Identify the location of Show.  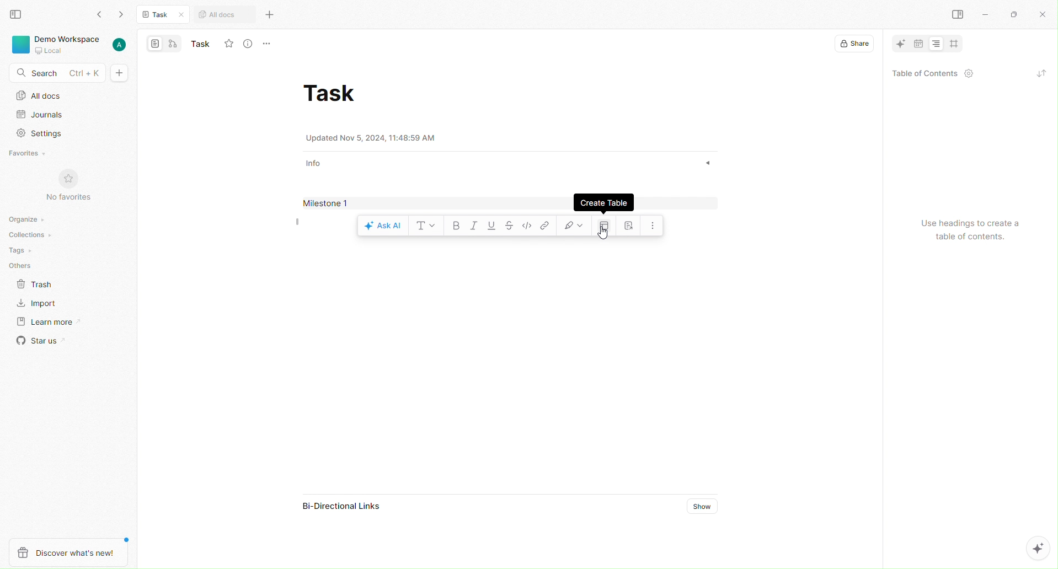
(695, 506).